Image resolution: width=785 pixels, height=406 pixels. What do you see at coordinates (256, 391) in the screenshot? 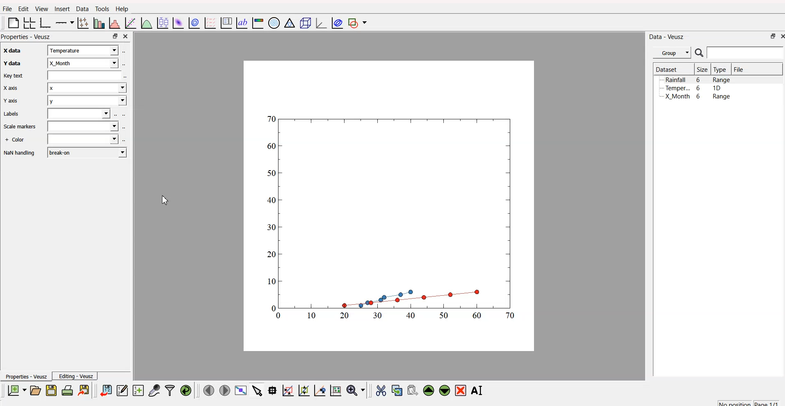
I see `select items from graph` at bounding box center [256, 391].